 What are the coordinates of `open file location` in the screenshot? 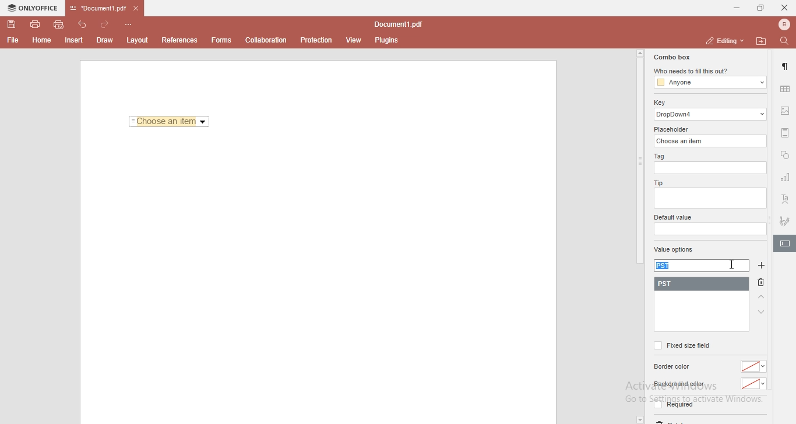 It's located at (763, 41).